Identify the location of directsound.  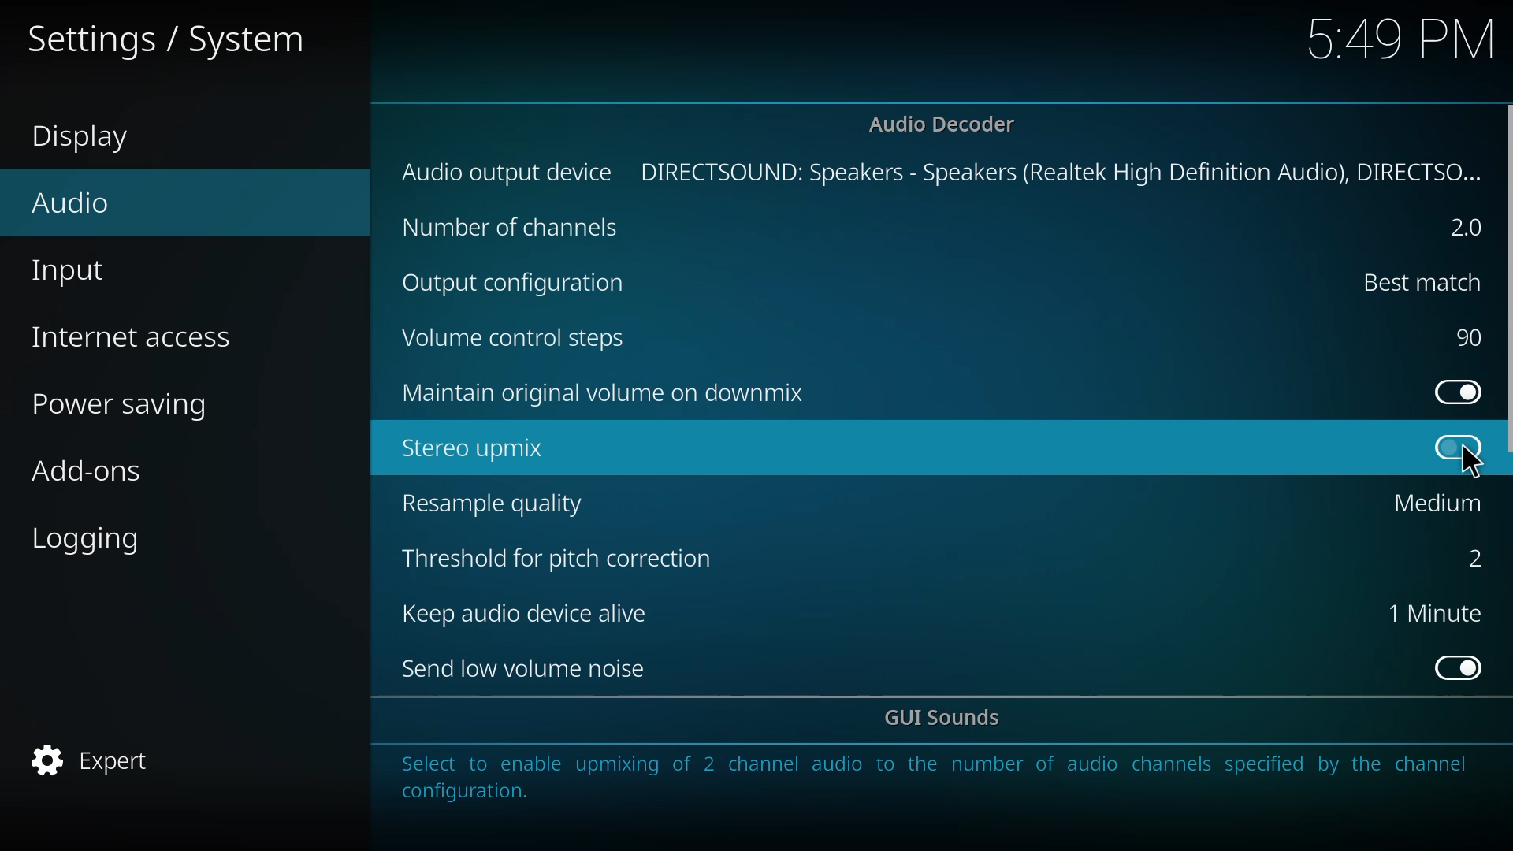
(1061, 169).